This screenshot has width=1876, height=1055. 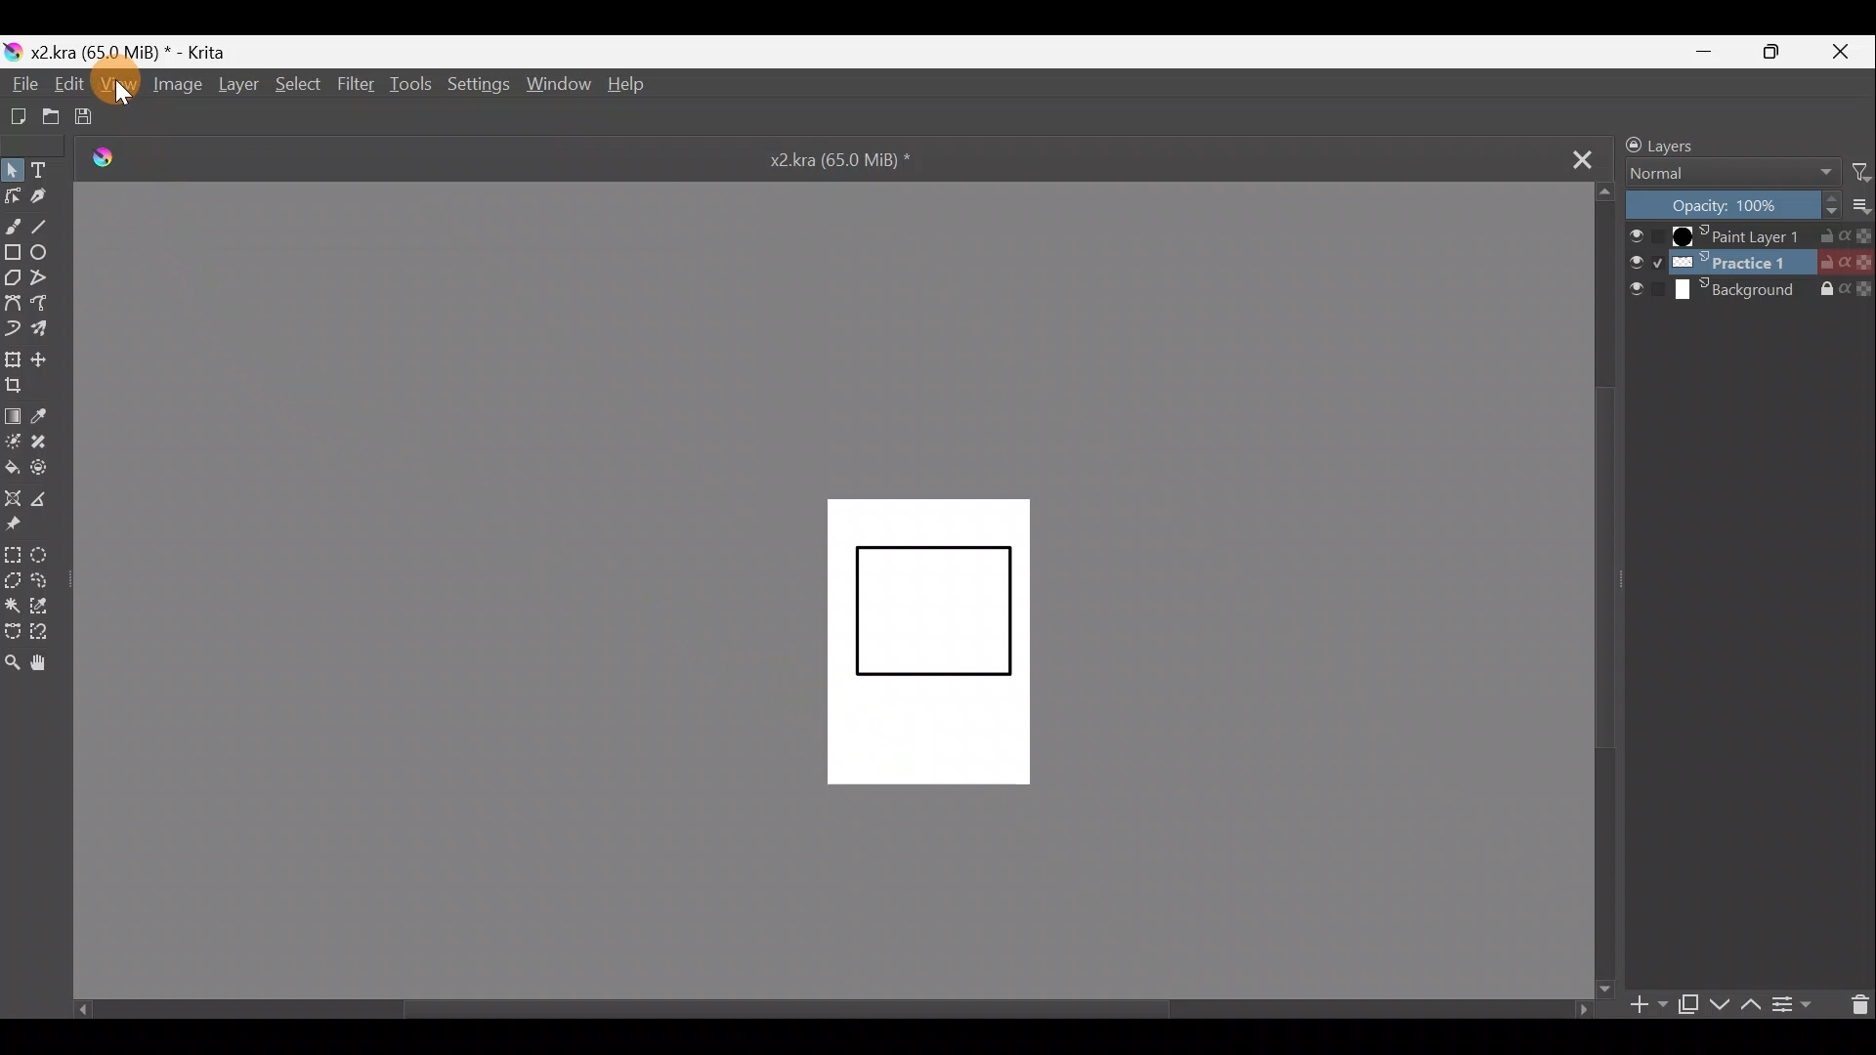 What do you see at coordinates (46, 361) in the screenshot?
I see `Move a layer` at bounding box center [46, 361].